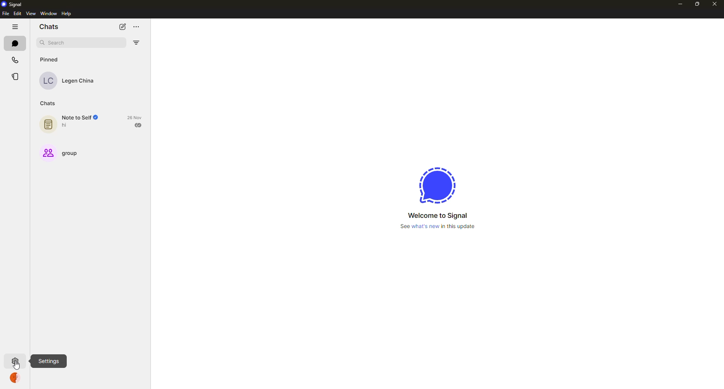 The height and width of the screenshot is (389, 724). Describe the element at coordinates (15, 43) in the screenshot. I see `chats` at that location.